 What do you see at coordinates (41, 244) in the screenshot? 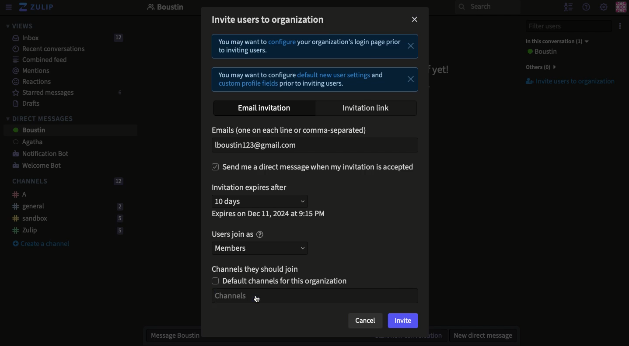
I see `Create a channel` at bounding box center [41, 244].